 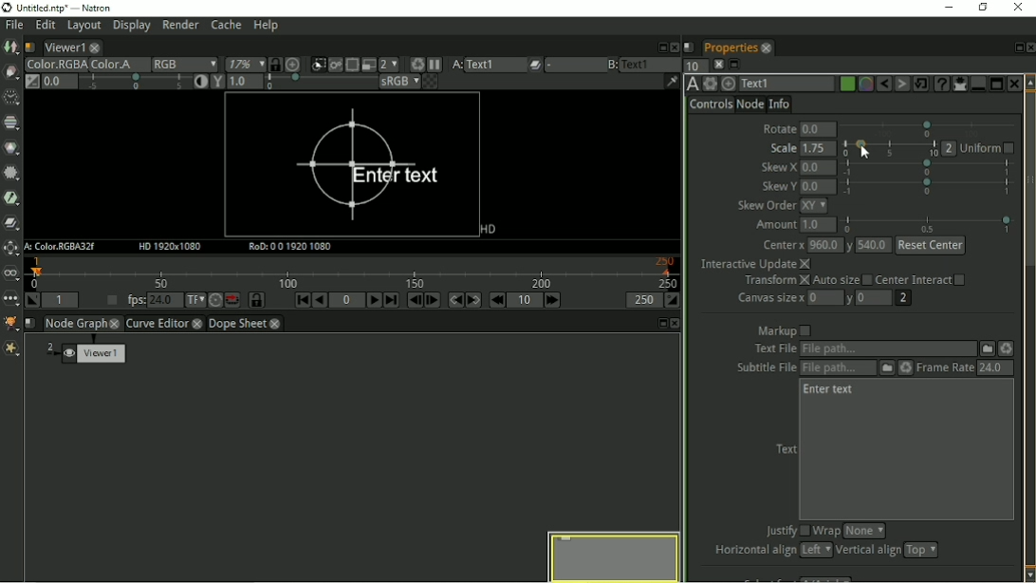 I want to click on Render, so click(x=180, y=26).